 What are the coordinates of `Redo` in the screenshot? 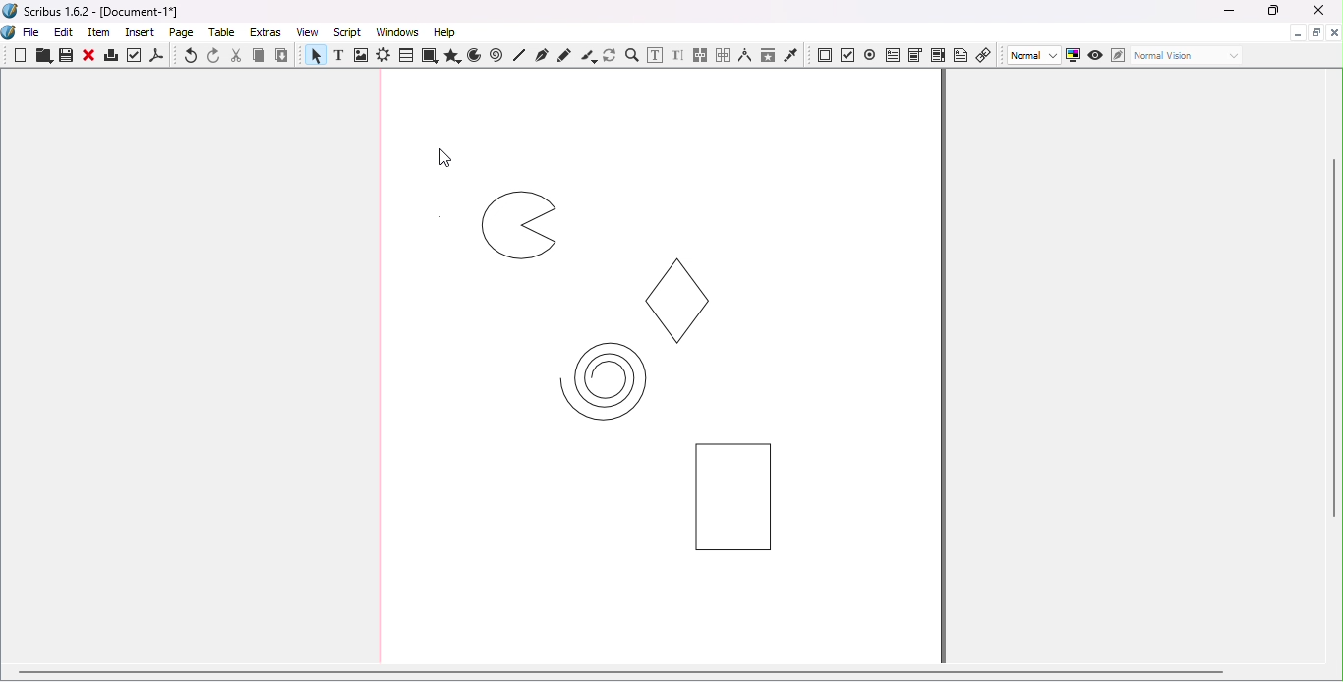 It's located at (215, 56).